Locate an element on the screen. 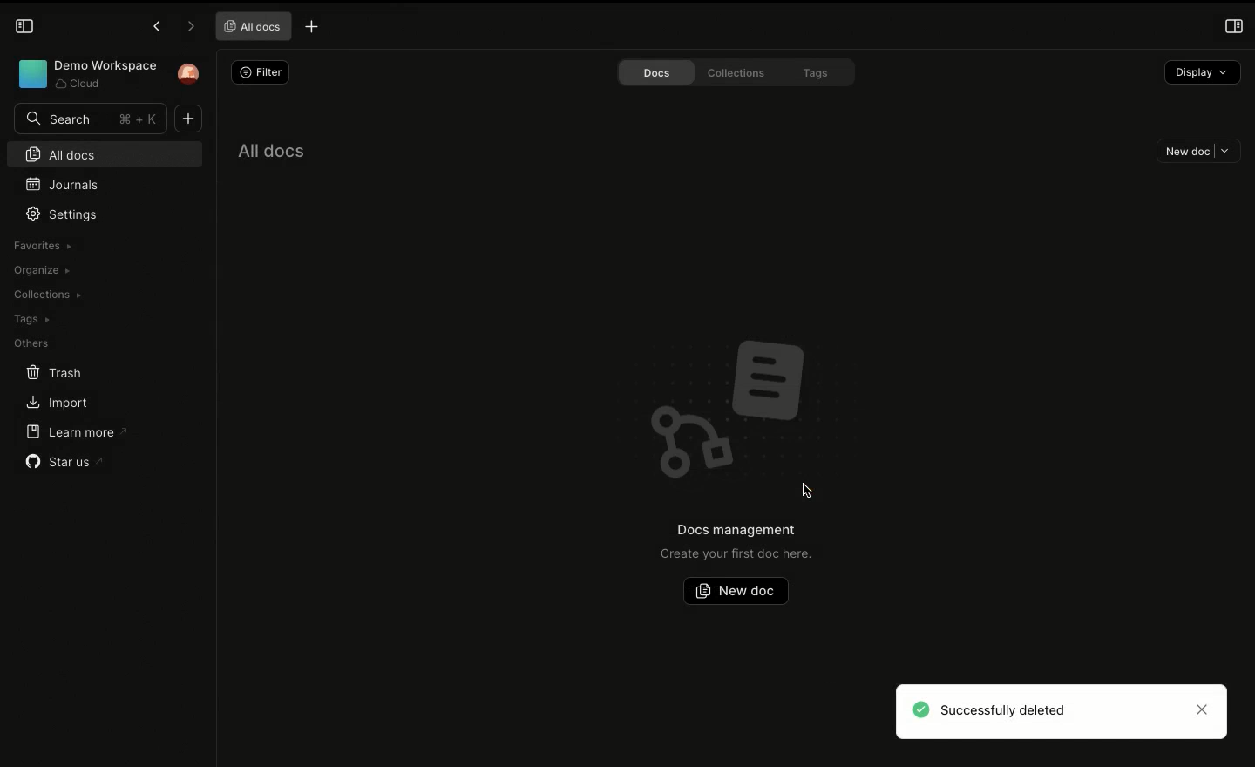  Create your first doc here is located at coordinates (736, 553).